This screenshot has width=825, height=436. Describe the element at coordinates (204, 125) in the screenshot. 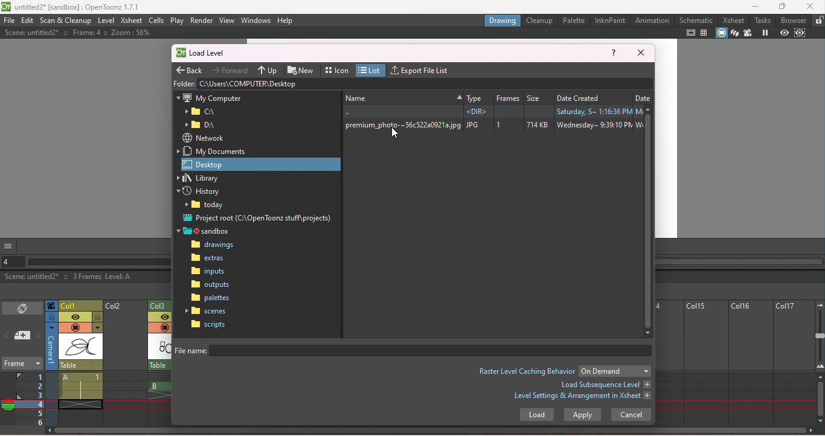

I see `Folder` at that location.